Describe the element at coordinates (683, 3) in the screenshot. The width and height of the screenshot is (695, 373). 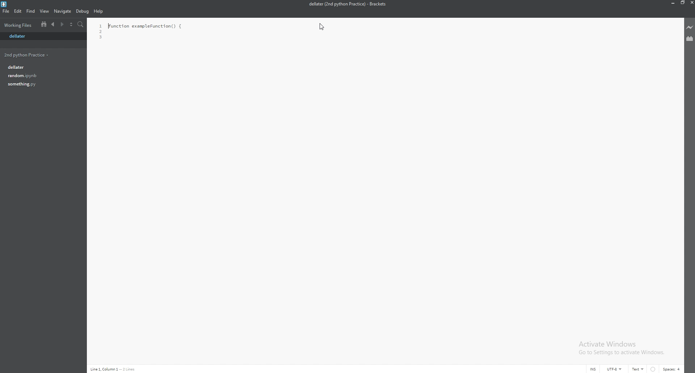
I see `resize` at that location.